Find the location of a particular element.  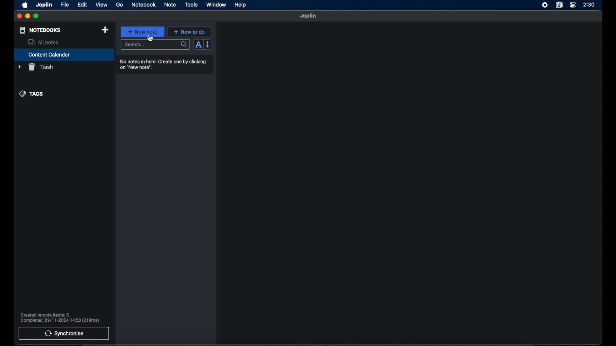

new note is located at coordinates (143, 32).